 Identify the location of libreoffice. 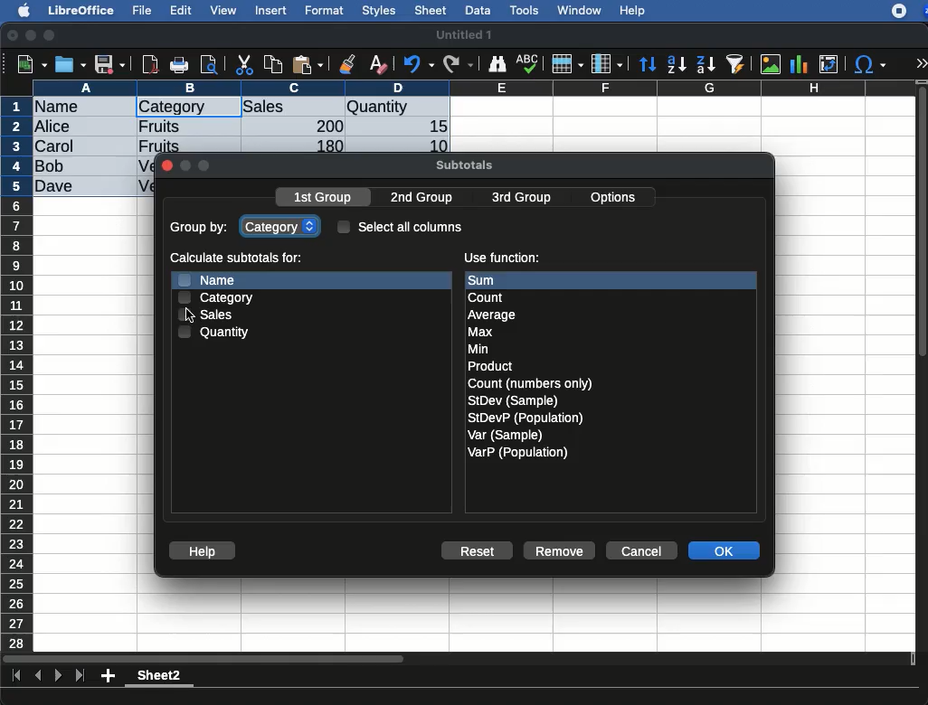
(82, 10).